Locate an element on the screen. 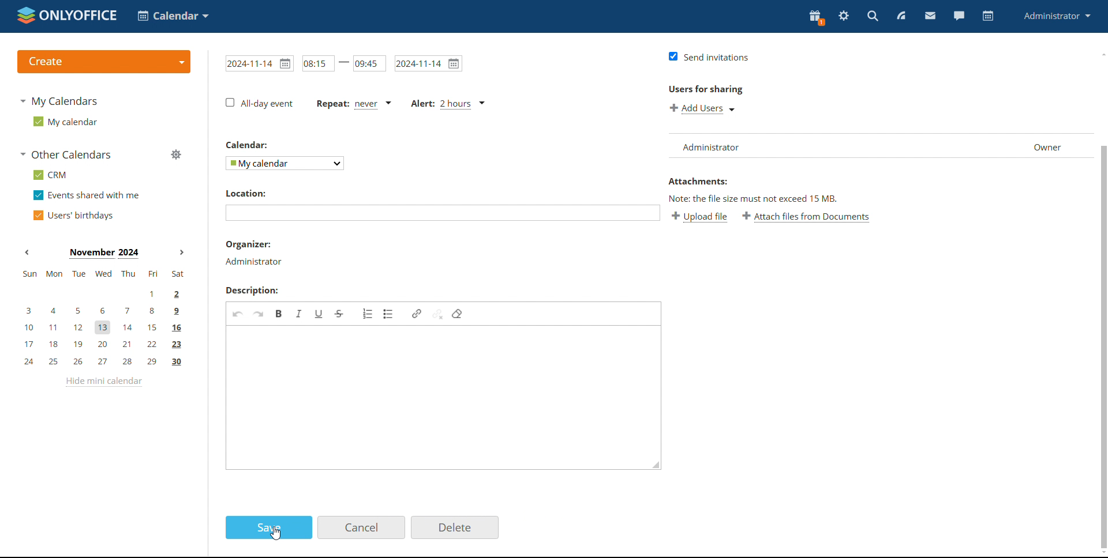 This screenshot has width=1108, height=558. events shared with me is located at coordinates (85, 195).